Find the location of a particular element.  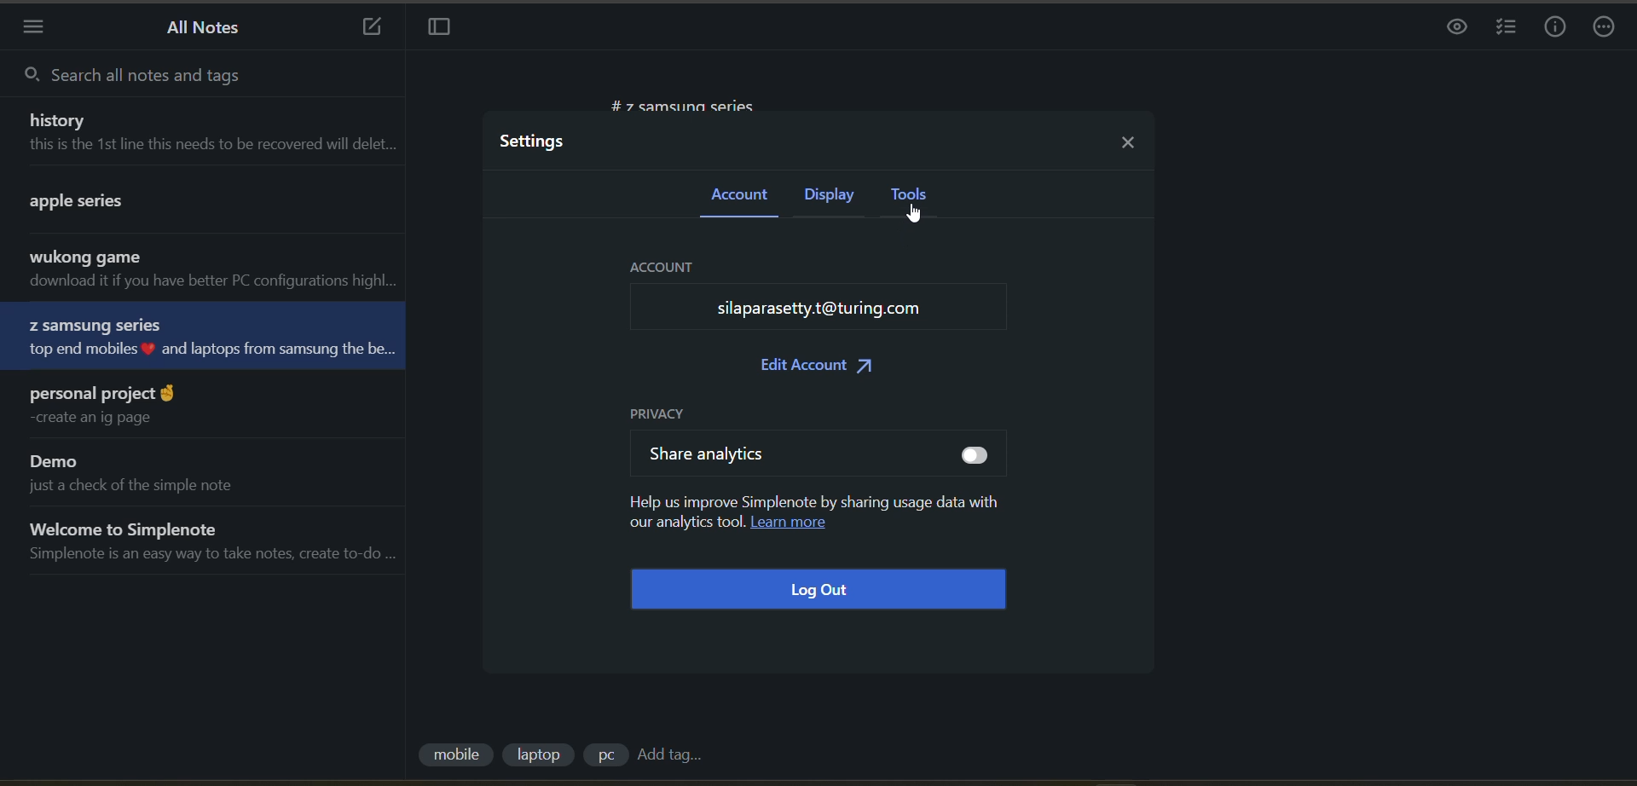

add tag is located at coordinates (675, 755).